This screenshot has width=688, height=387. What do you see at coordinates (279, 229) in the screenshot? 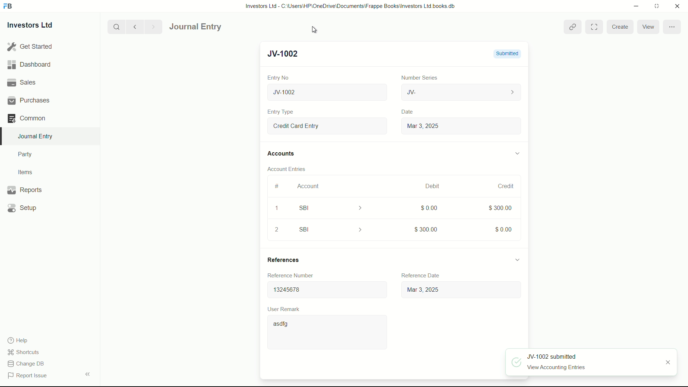
I see `2` at bounding box center [279, 229].